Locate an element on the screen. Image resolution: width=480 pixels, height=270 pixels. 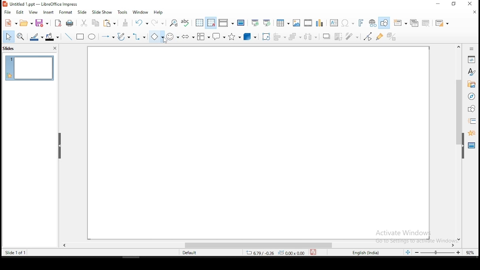
stars and banners is located at coordinates (234, 37).